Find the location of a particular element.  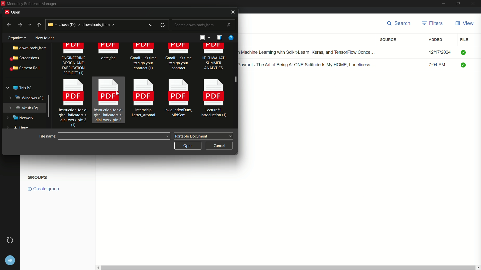

expand is located at coordinates (151, 25).